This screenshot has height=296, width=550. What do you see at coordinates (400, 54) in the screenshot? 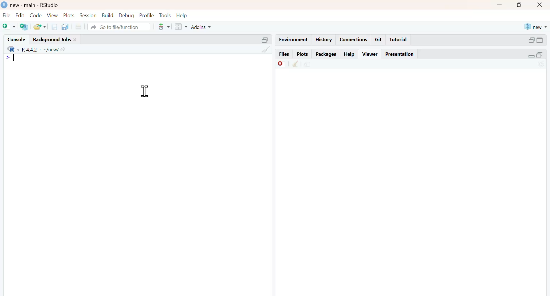
I see `Presentation` at bounding box center [400, 54].